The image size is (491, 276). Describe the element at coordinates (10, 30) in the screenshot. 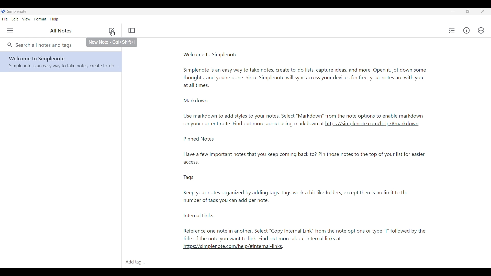

I see `Menu` at that location.